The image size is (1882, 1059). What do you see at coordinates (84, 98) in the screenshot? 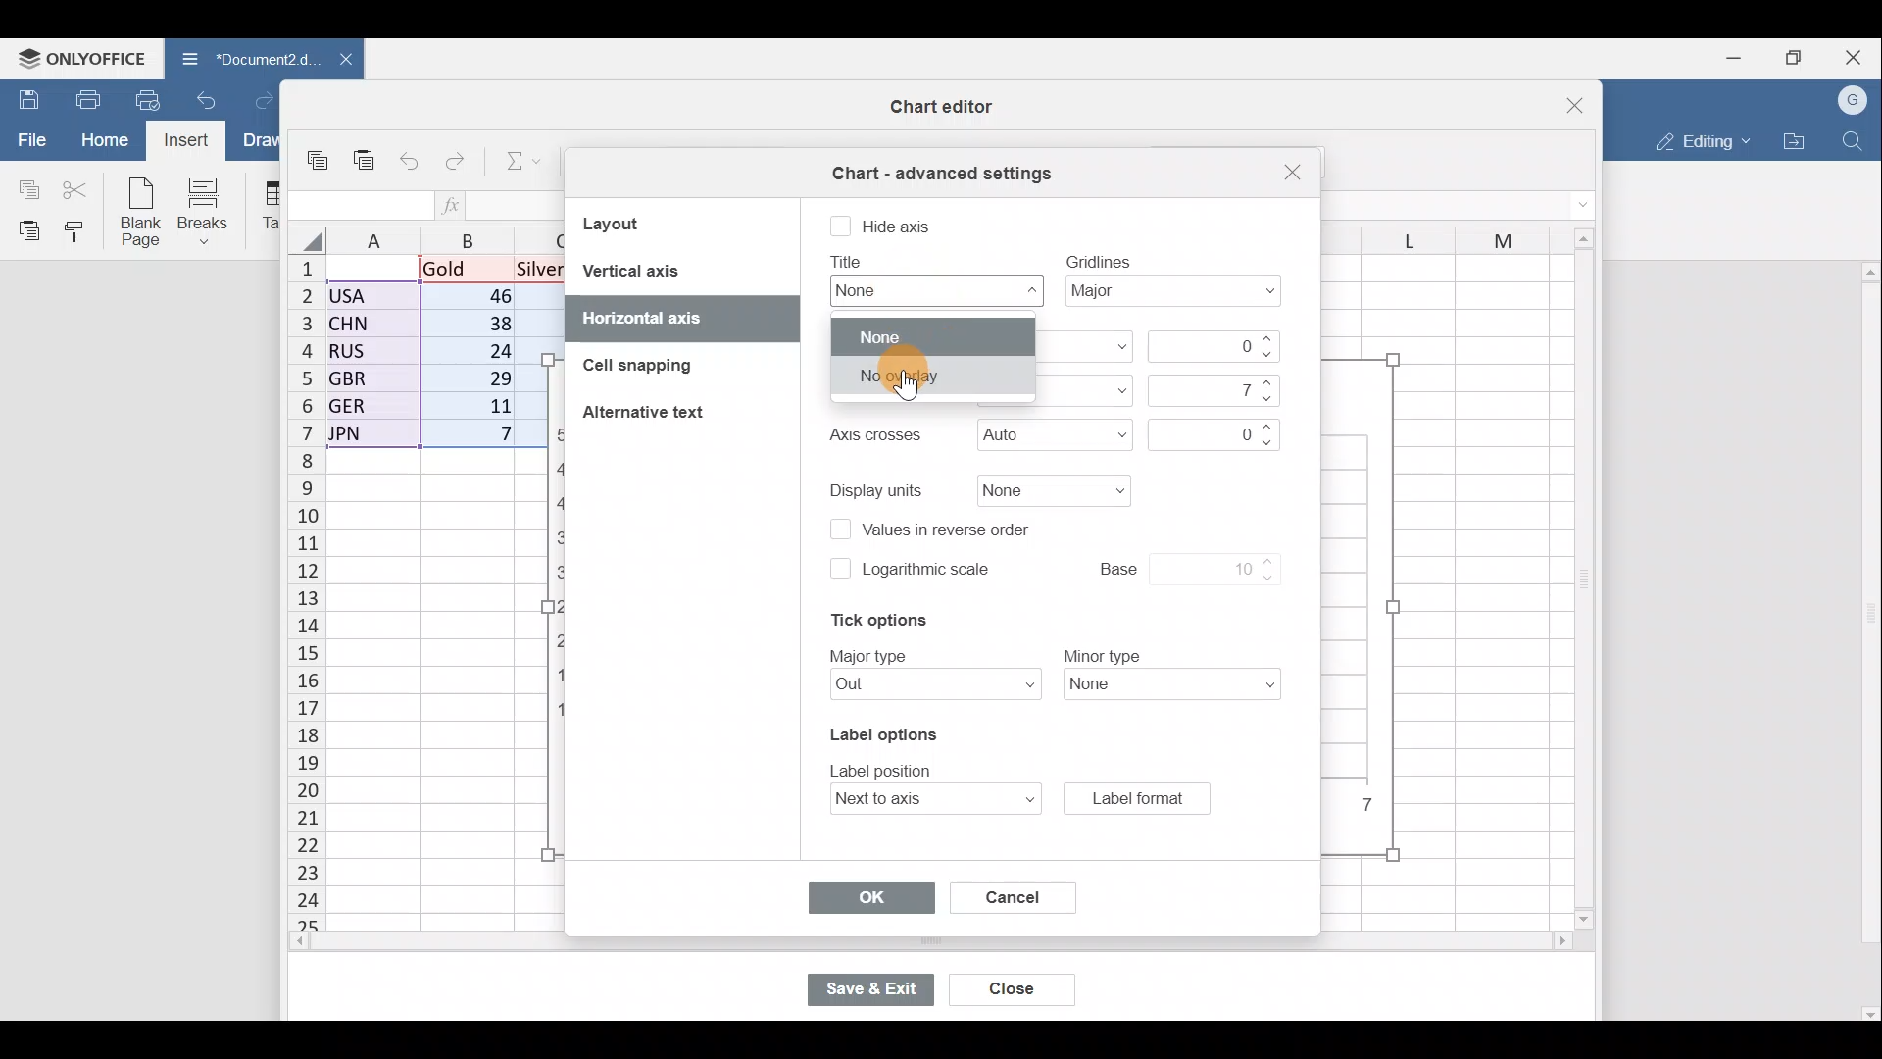
I see `Print file` at bounding box center [84, 98].